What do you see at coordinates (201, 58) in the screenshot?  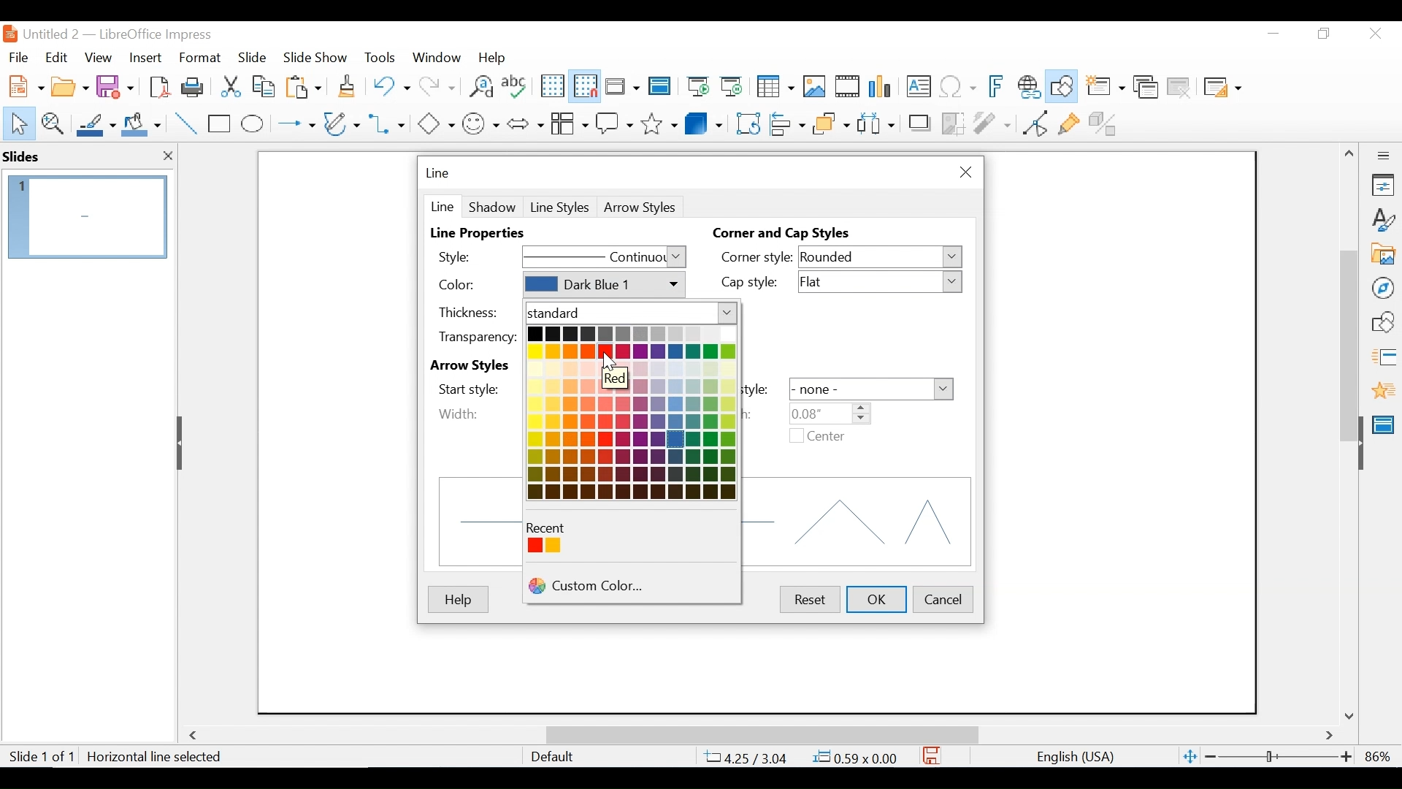 I see `Format` at bounding box center [201, 58].